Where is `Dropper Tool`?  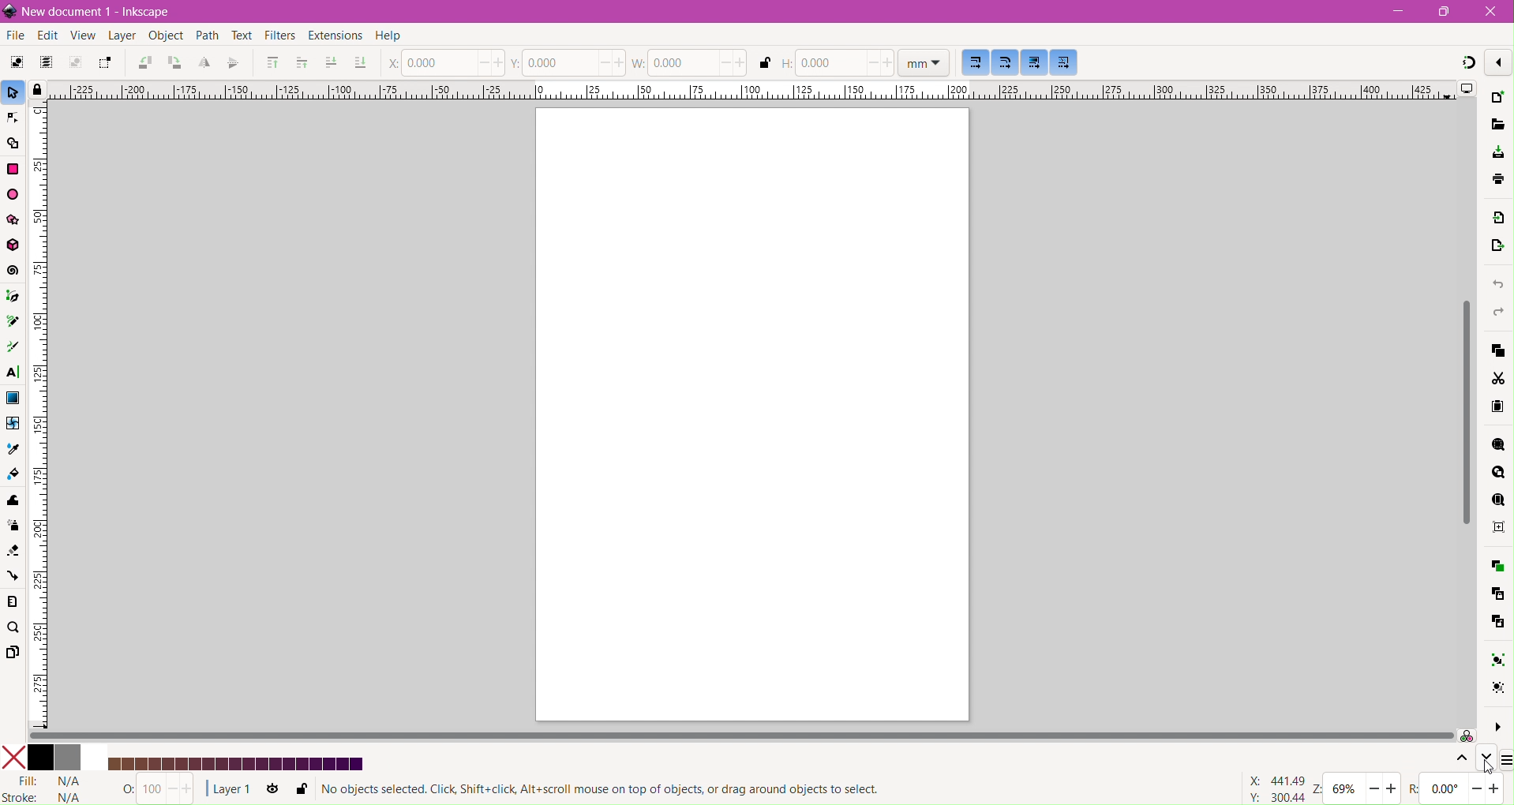
Dropper Tool is located at coordinates (12, 448).